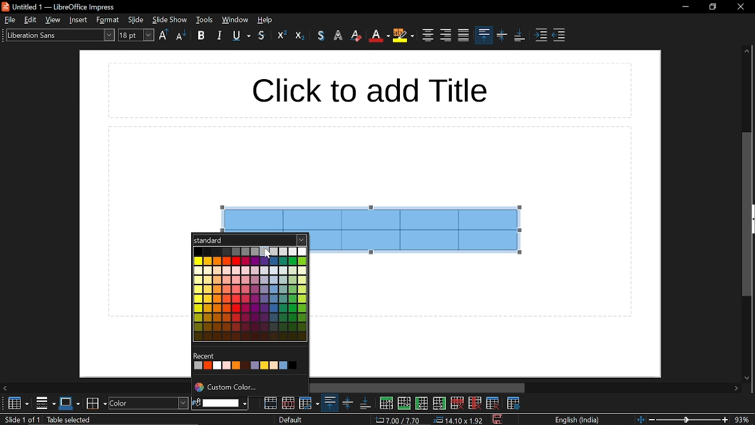 The image size is (755, 425). I want to click on text style, so click(60, 34).